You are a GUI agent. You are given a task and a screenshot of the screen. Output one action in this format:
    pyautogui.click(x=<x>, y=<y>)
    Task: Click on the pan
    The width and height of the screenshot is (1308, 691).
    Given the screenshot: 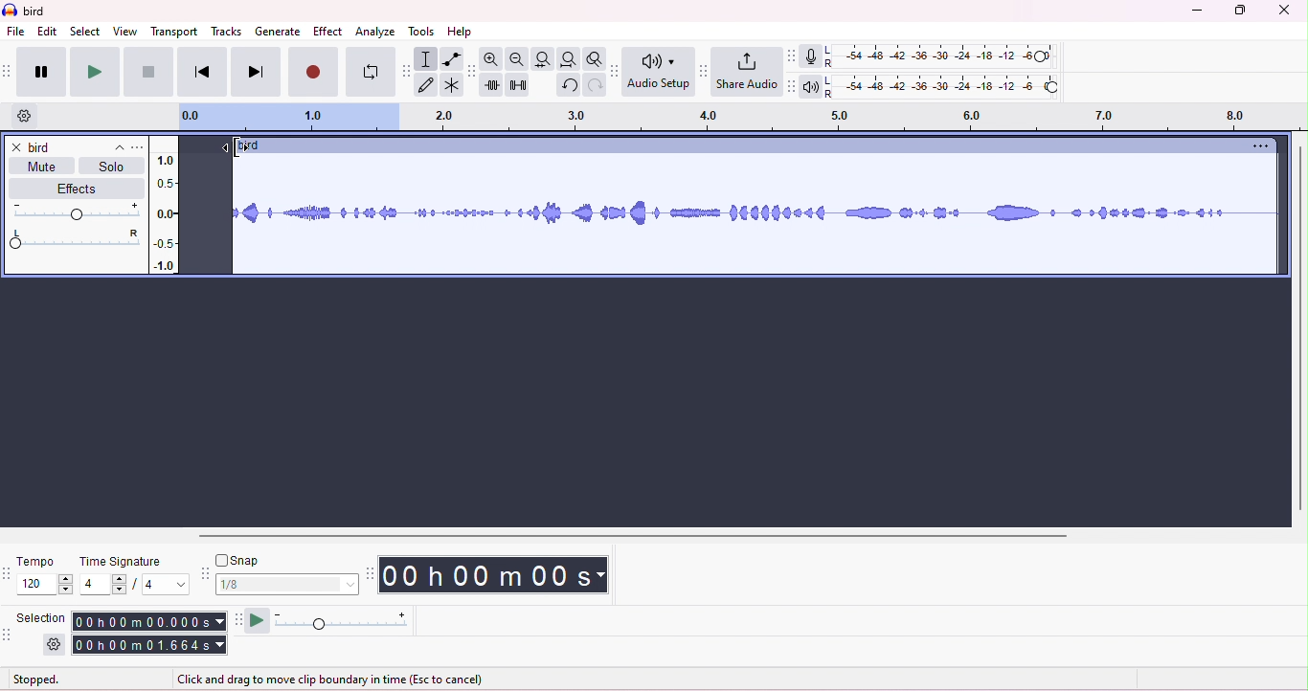 What is the action you would take?
    pyautogui.click(x=76, y=239)
    